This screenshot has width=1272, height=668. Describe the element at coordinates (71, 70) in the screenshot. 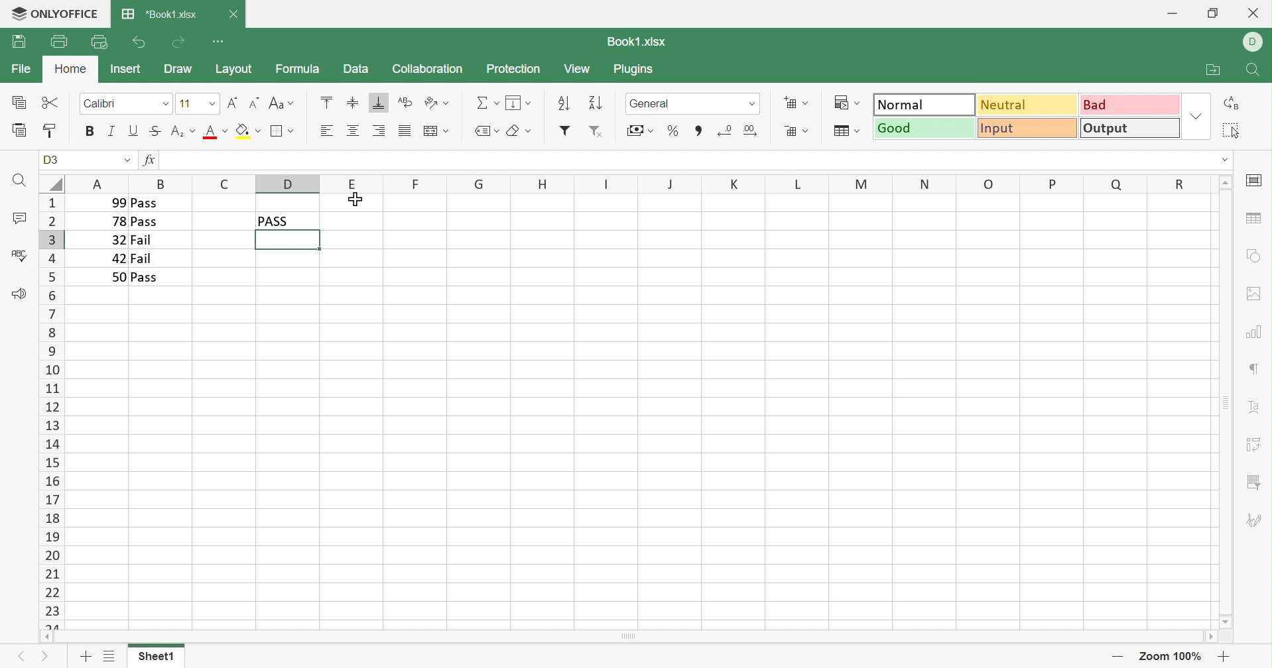

I see `Home` at that location.